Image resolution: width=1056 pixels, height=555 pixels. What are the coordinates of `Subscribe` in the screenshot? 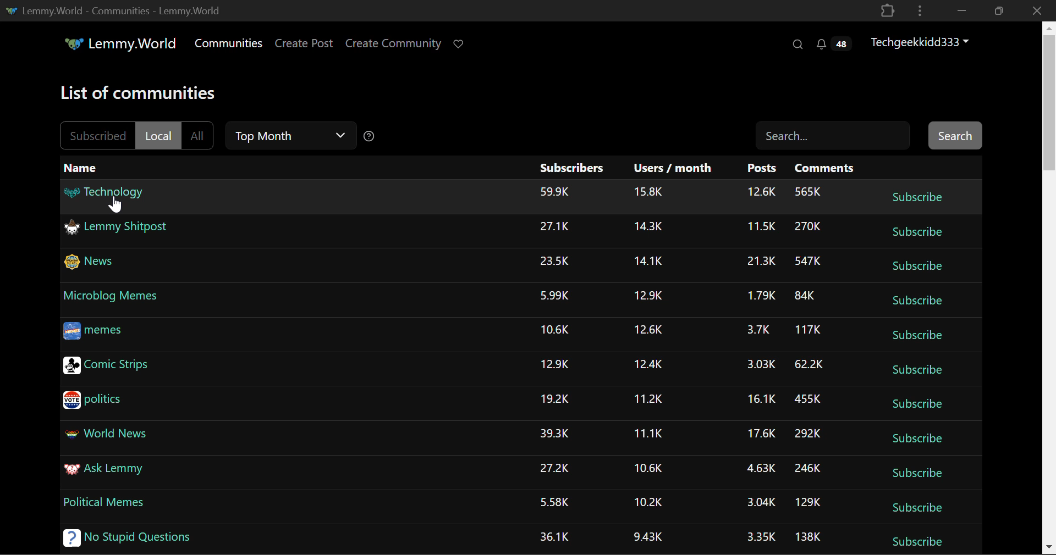 It's located at (919, 336).